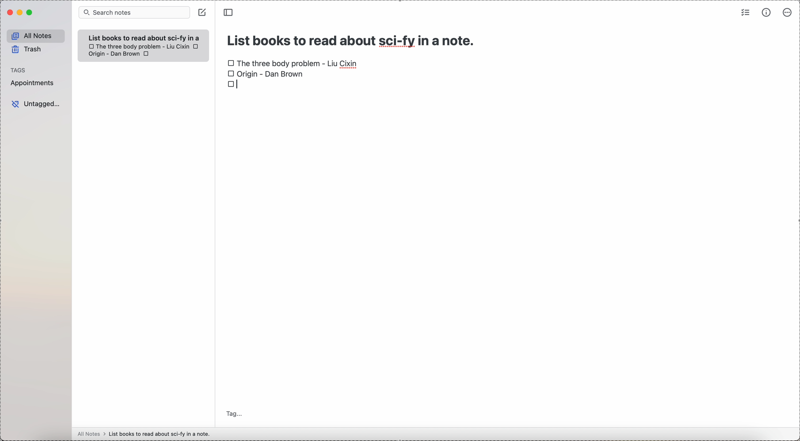  I want to click on appointments tag, so click(33, 83).